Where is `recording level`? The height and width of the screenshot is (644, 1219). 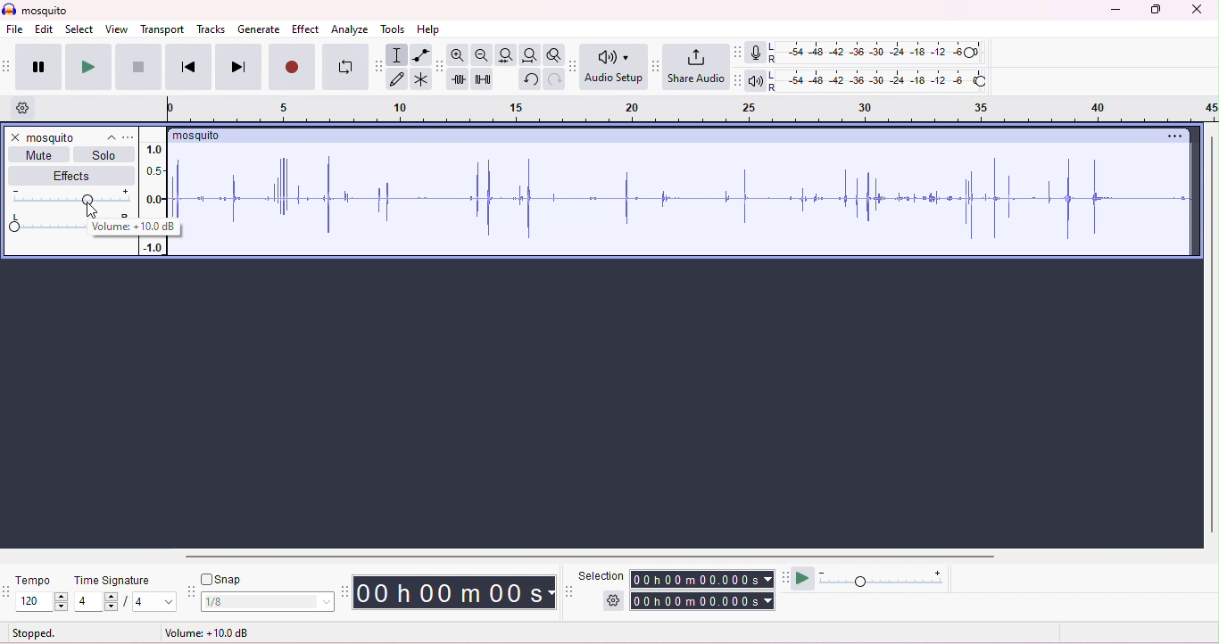 recording level is located at coordinates (879, 52).